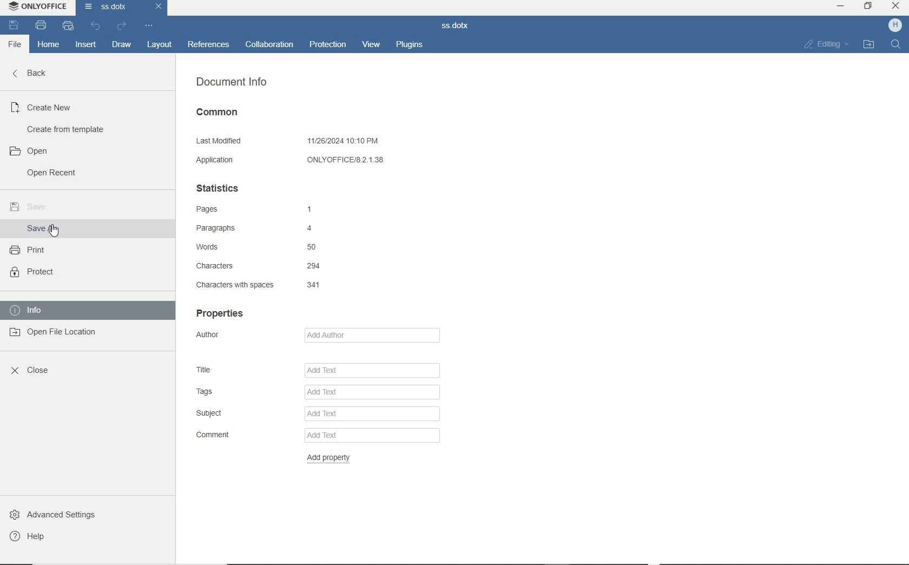 This screenshot has width=909, height=565. Describe the element at coordinates (34, 250) in the screenshot. I see `PRINT` at that location.